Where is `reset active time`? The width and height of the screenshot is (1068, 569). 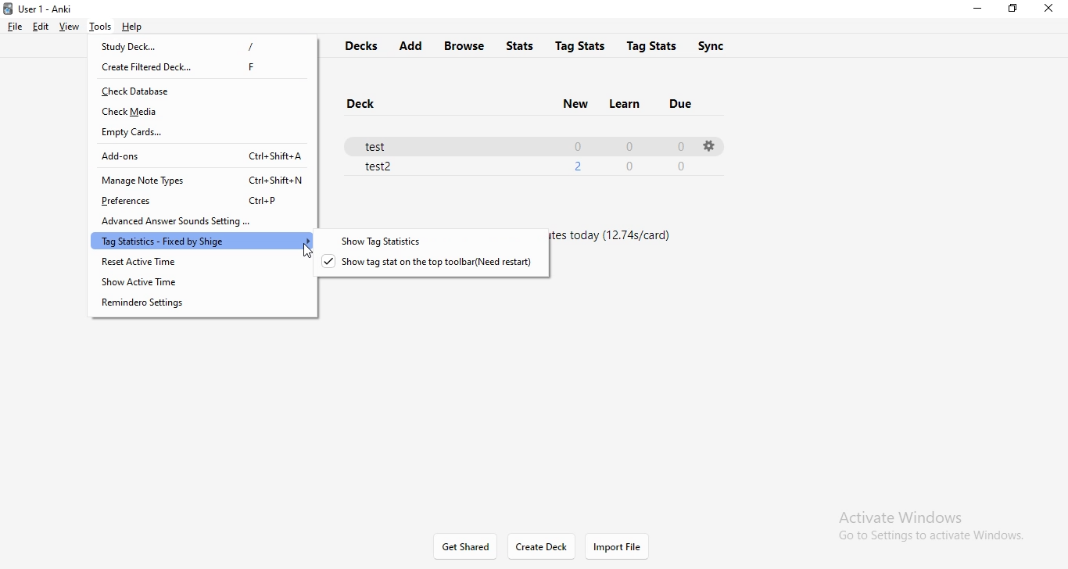 reset active time is located at coordinates (198, 263).